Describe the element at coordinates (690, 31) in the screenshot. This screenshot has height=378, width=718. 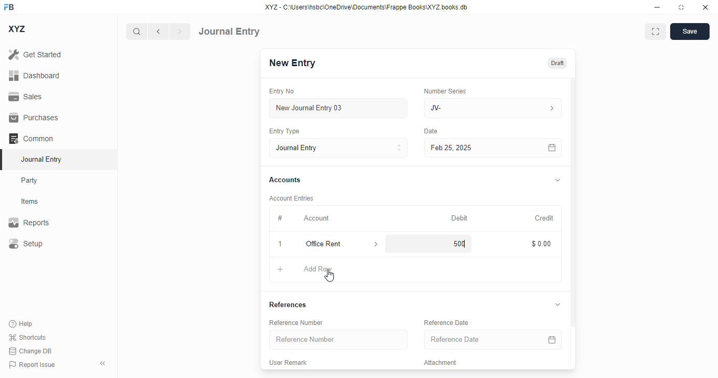
I see `save` at that location.